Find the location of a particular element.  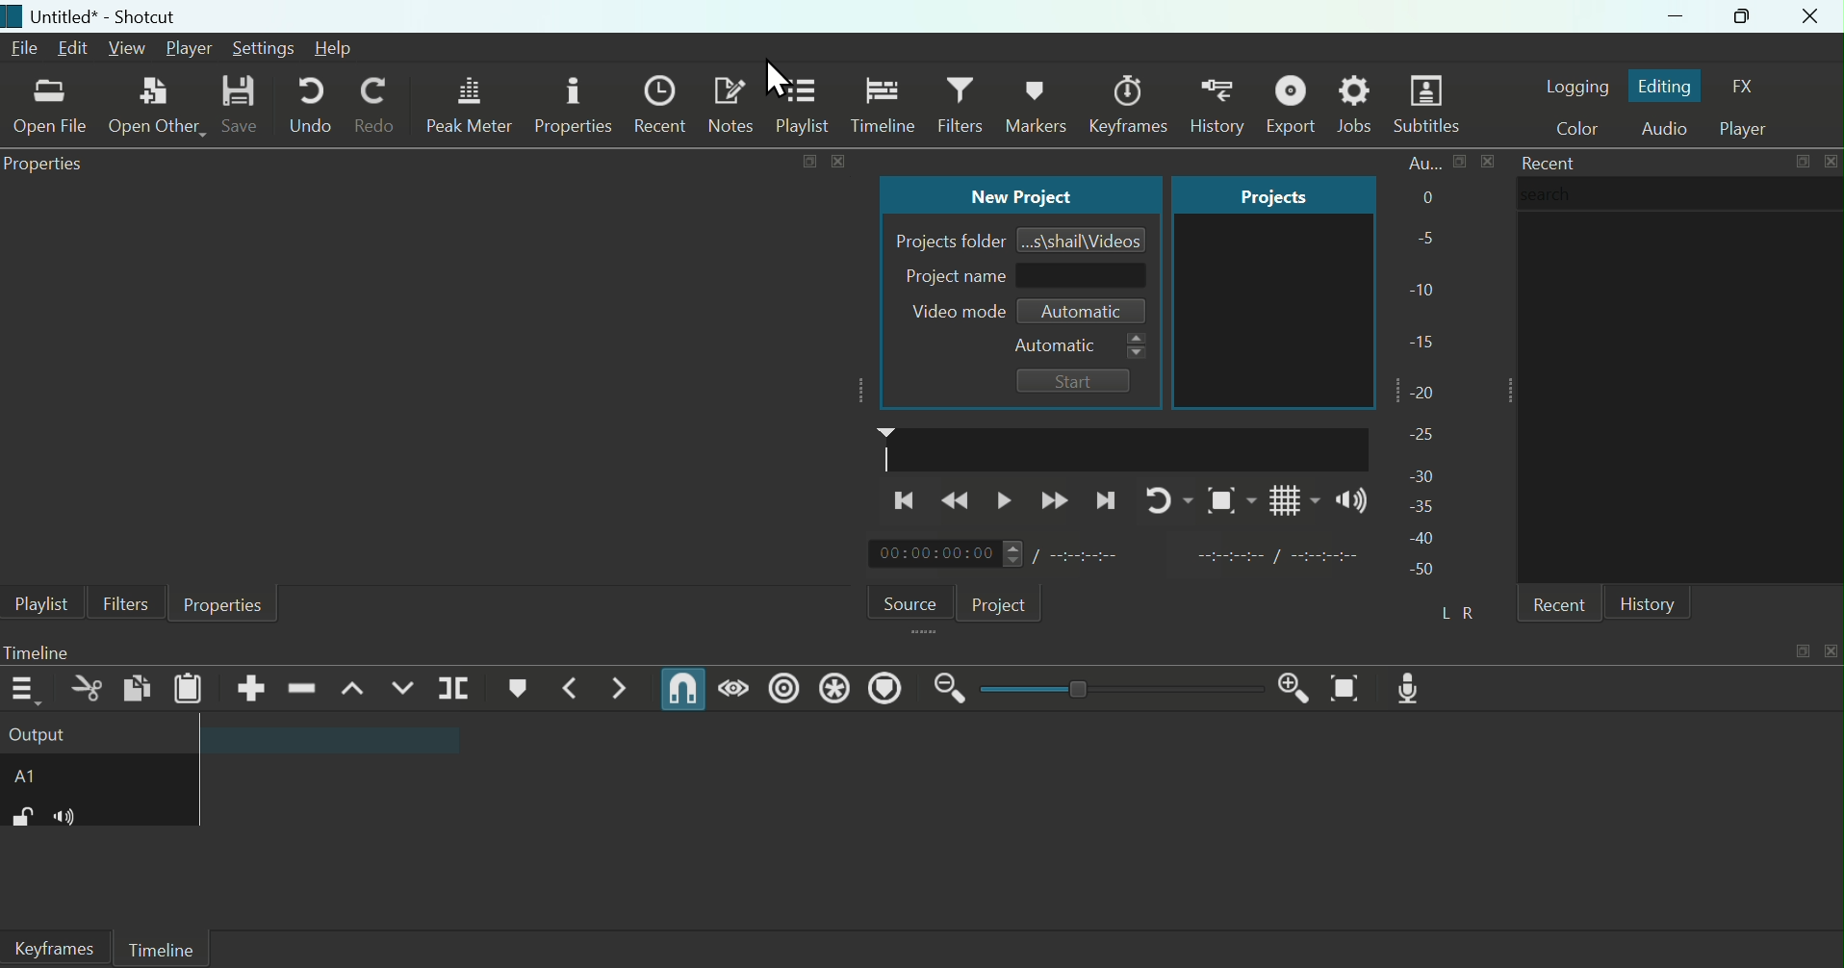

Projects folder is located at coordinates (946, 240).